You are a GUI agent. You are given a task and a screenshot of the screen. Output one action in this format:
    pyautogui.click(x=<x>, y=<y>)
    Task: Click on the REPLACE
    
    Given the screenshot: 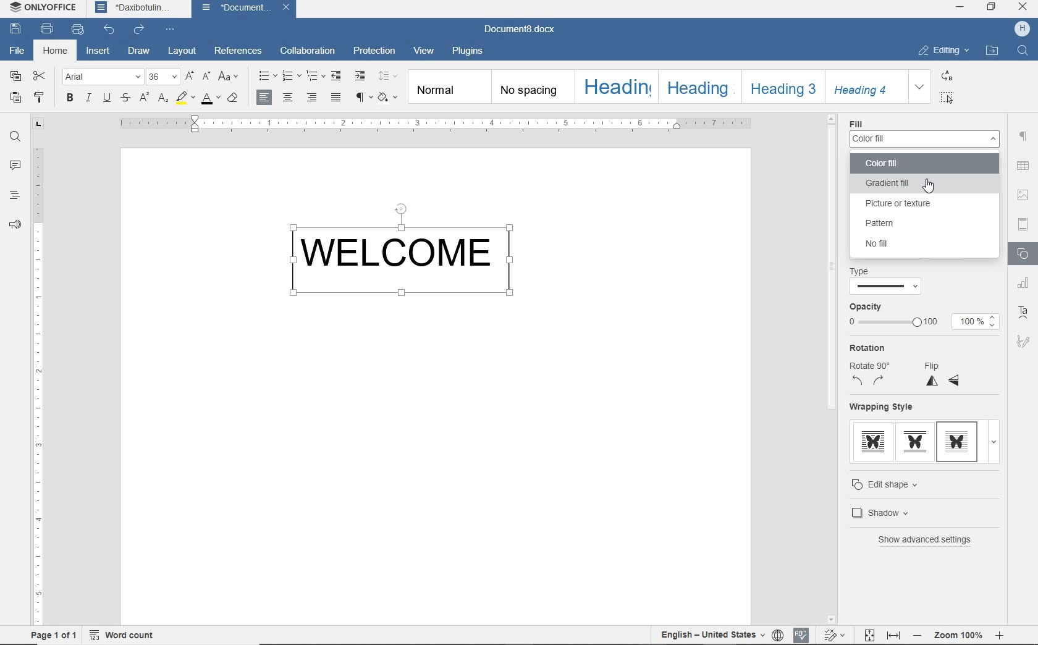 What is the action you would take?
    pyautogui.click(x=947, y=75)
    